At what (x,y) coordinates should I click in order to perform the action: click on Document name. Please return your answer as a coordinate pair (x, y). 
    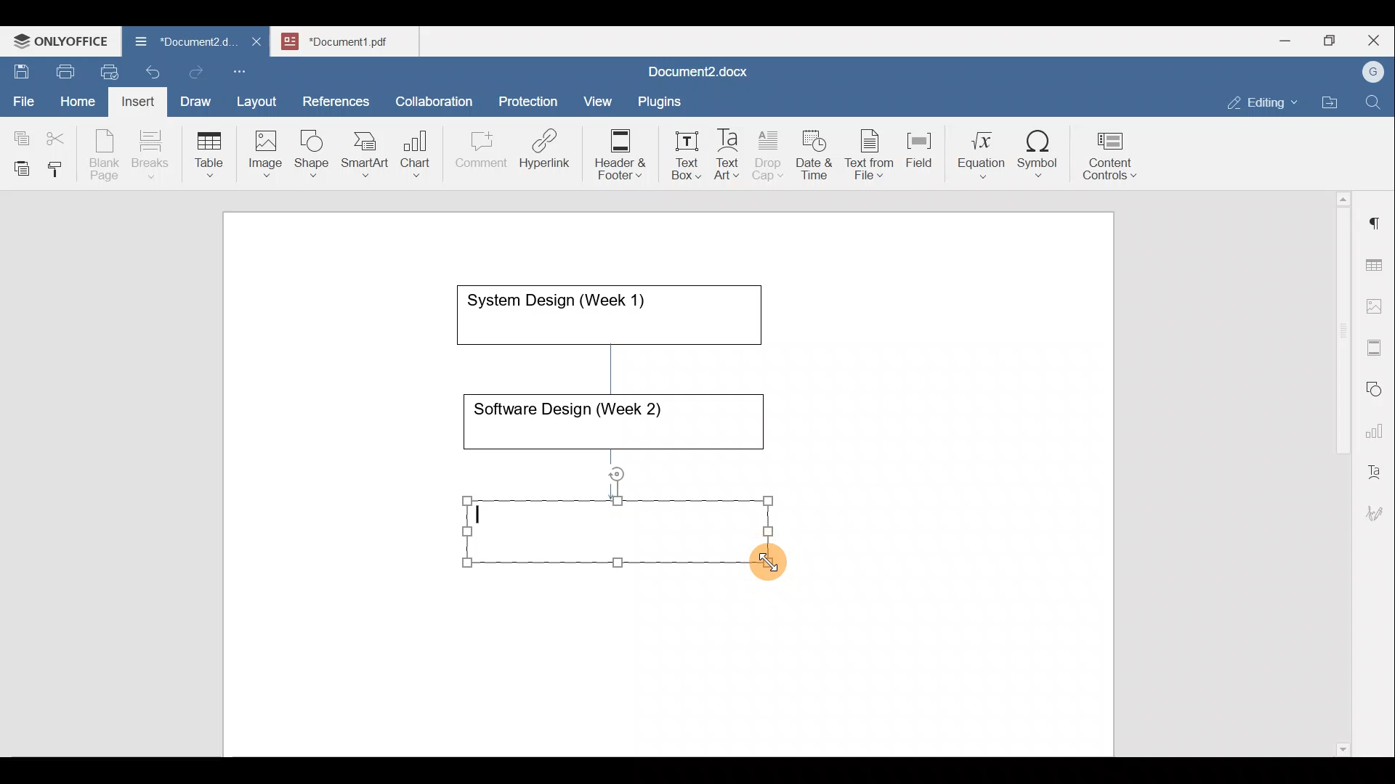
    Looking at the image, I should click on (177, 44).